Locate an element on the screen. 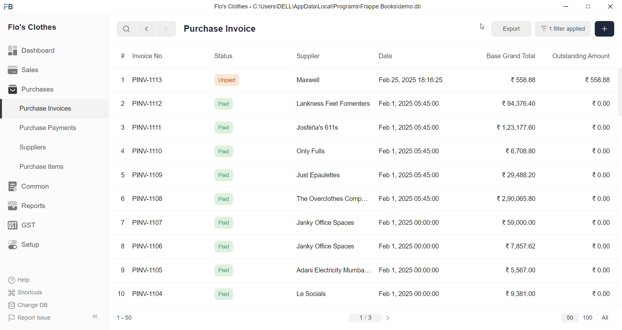  Maxwell is located at coordinates (316, 82).